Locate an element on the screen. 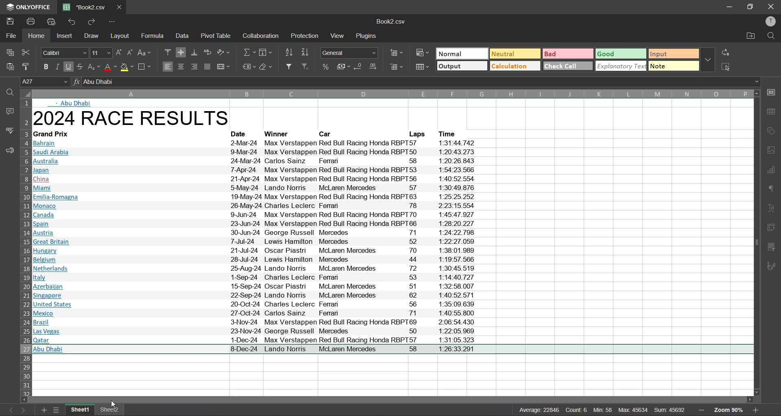 This screenshot has width=781, height=416. replace is located at coordinates (726, 53).